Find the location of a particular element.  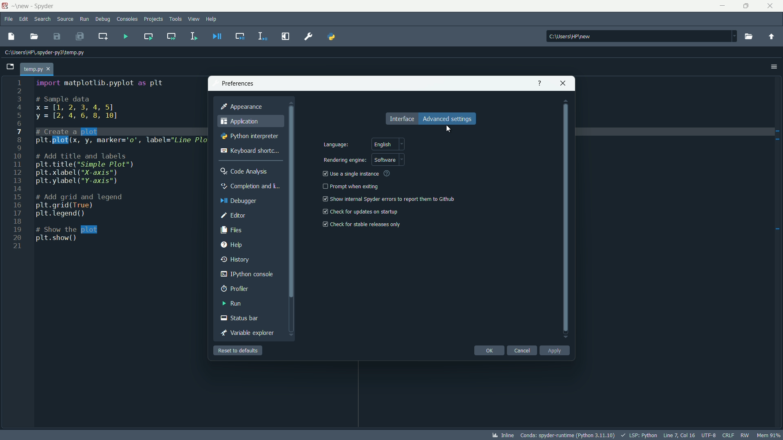

application is located at coordinates (239, 121).